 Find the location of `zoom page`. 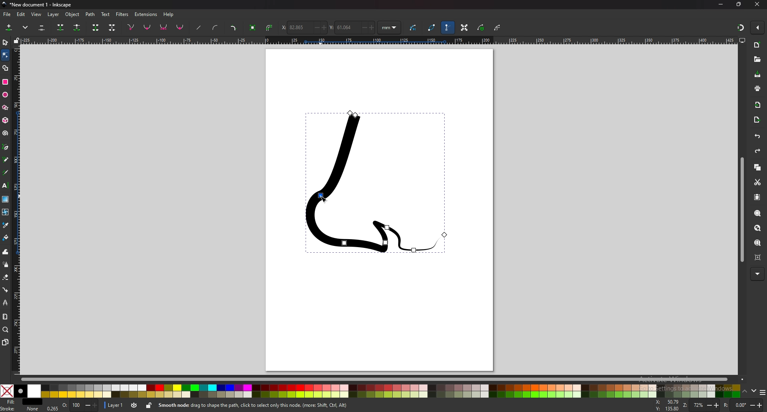

zoom page is located at coordinates (757, 243).